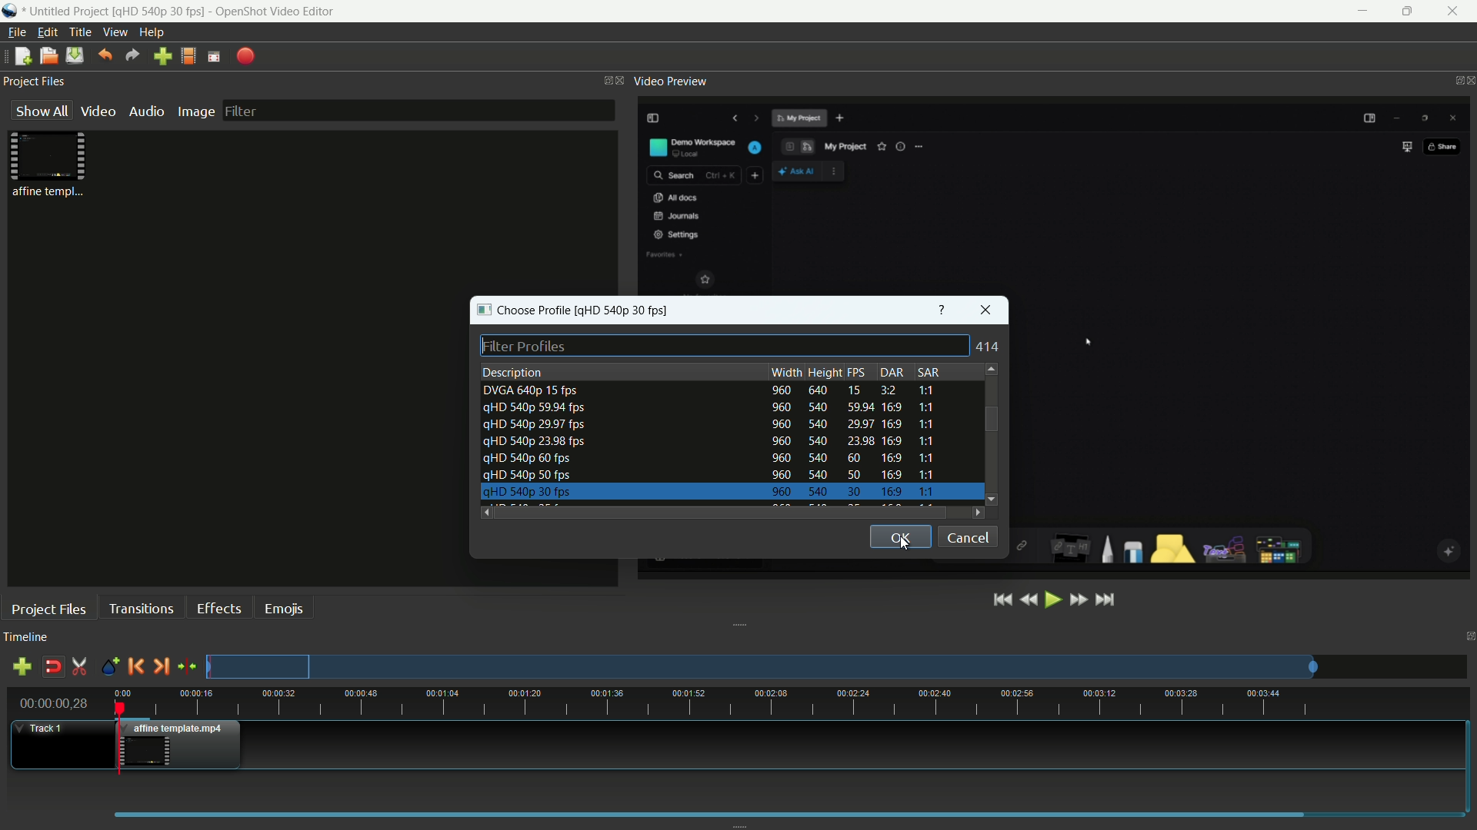 The image size is (1477, 830). Describe the element at coordinates (275, 11) in the screenshot. I see `app name` at that location.